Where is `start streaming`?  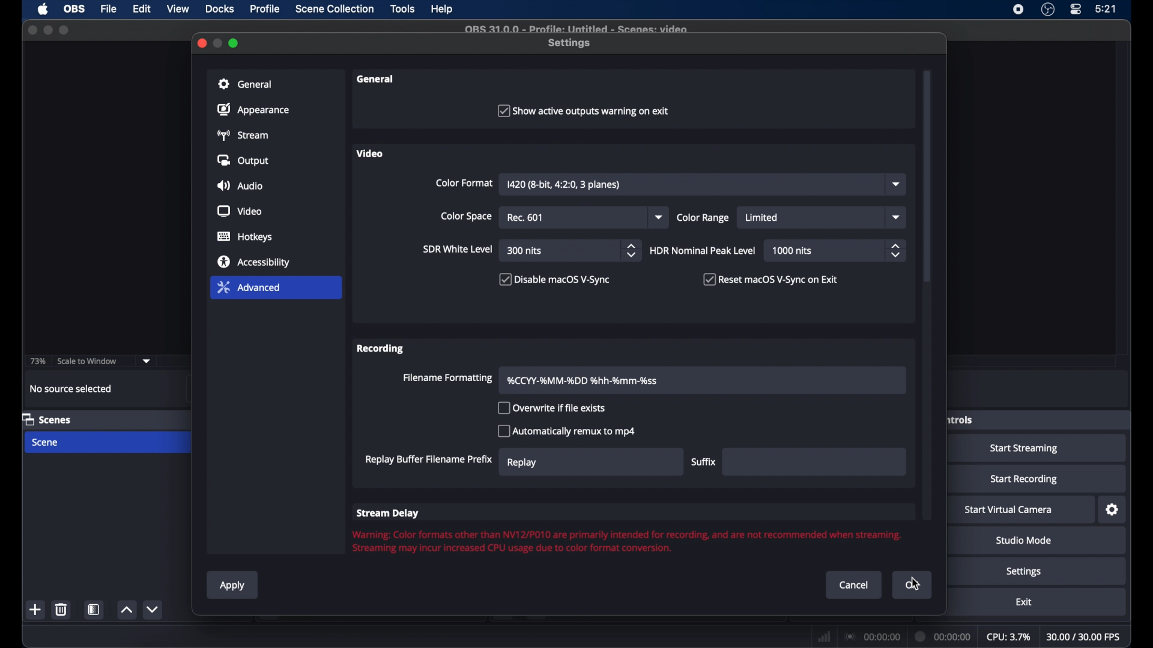 start streaming is located at coordinates (1027, 449).